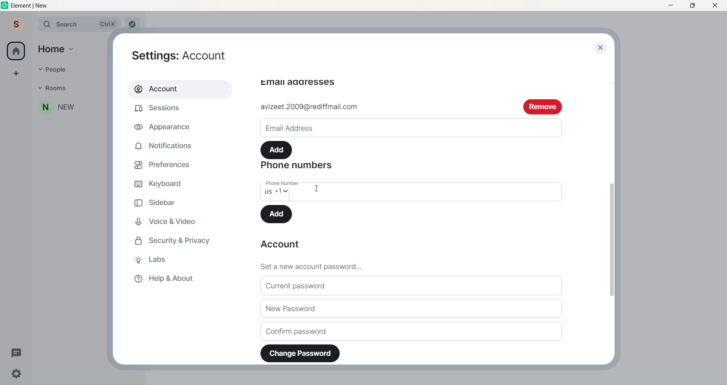 The image size is (727, 385). What do you see at coordinates (279, 194) in the screenshot?
I see `Select Country` at bounding box center [279, 194].